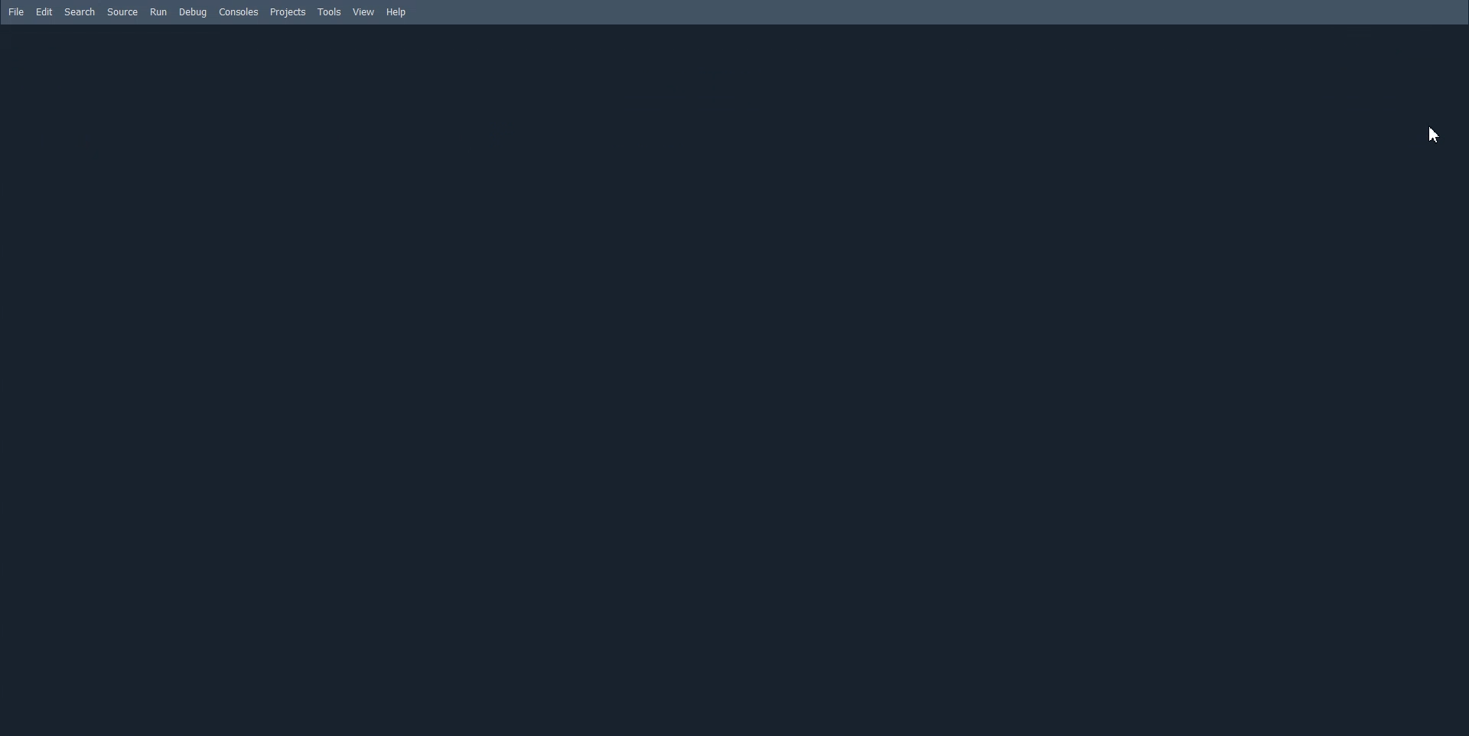  What do you see at coordinates (239, 11) in the screenshot?
I see `Consoles` at bounding box center [239, 11].